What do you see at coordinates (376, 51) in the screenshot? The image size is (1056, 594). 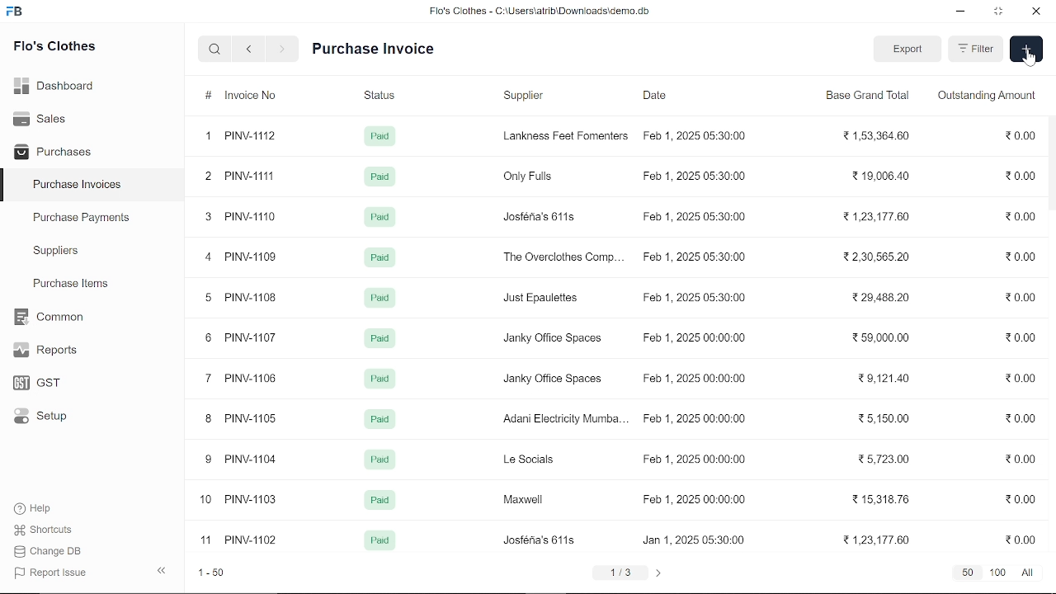 I see `Purchase Invoice` at bounding box center [376, 51].